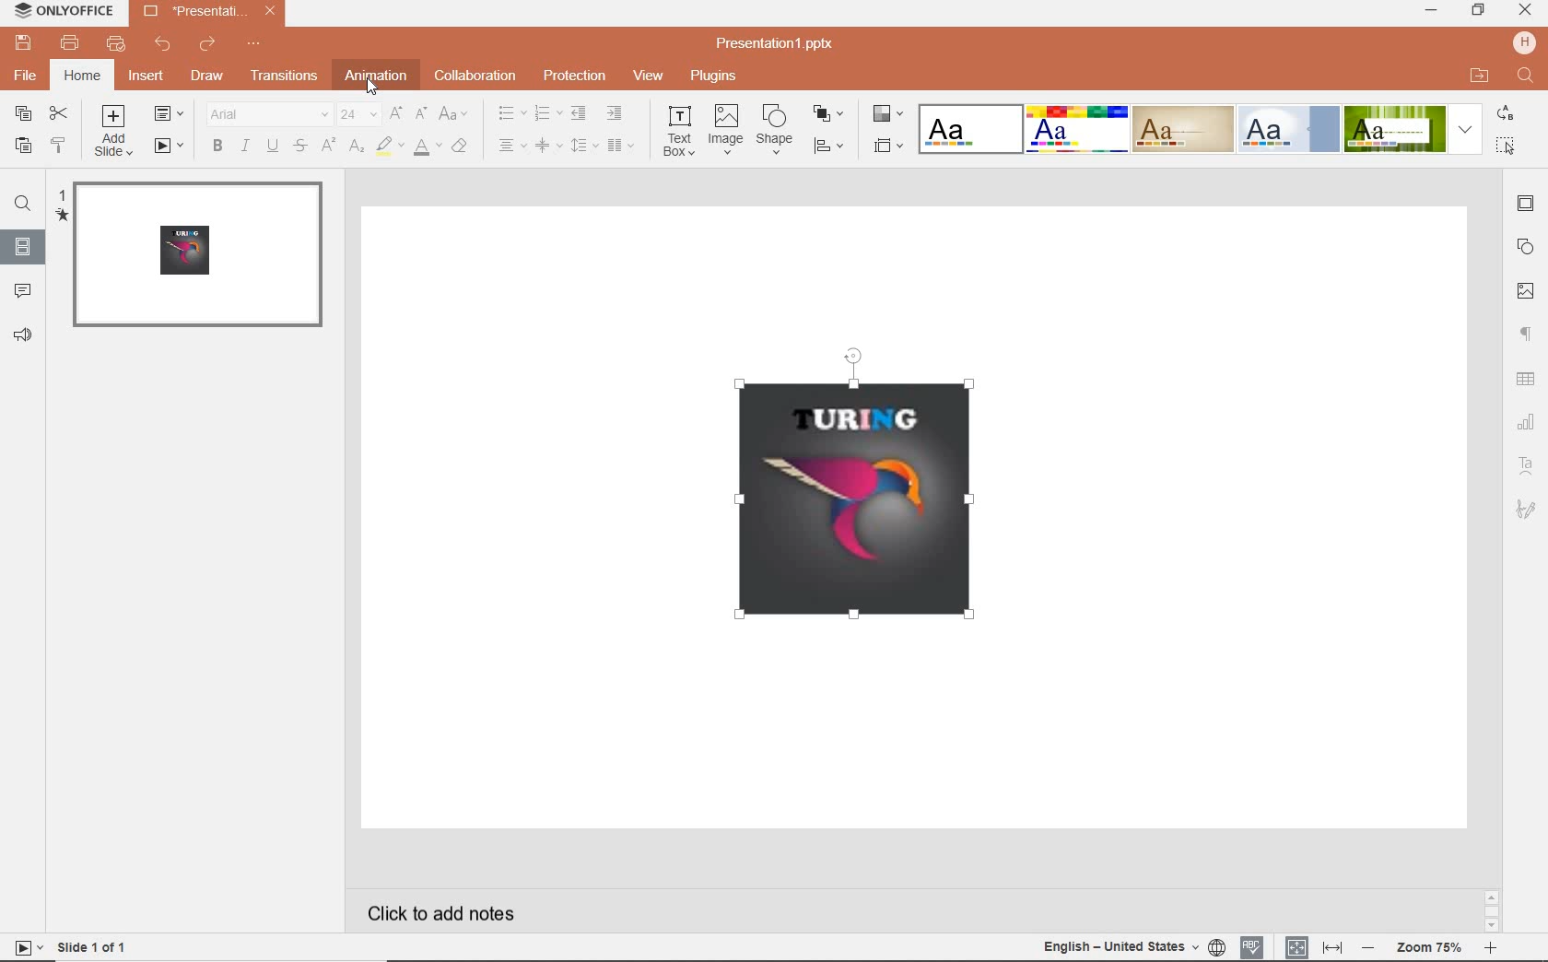 This screenshot has height=962, width=1548. I want to click on slide 1, so click(195, 257).